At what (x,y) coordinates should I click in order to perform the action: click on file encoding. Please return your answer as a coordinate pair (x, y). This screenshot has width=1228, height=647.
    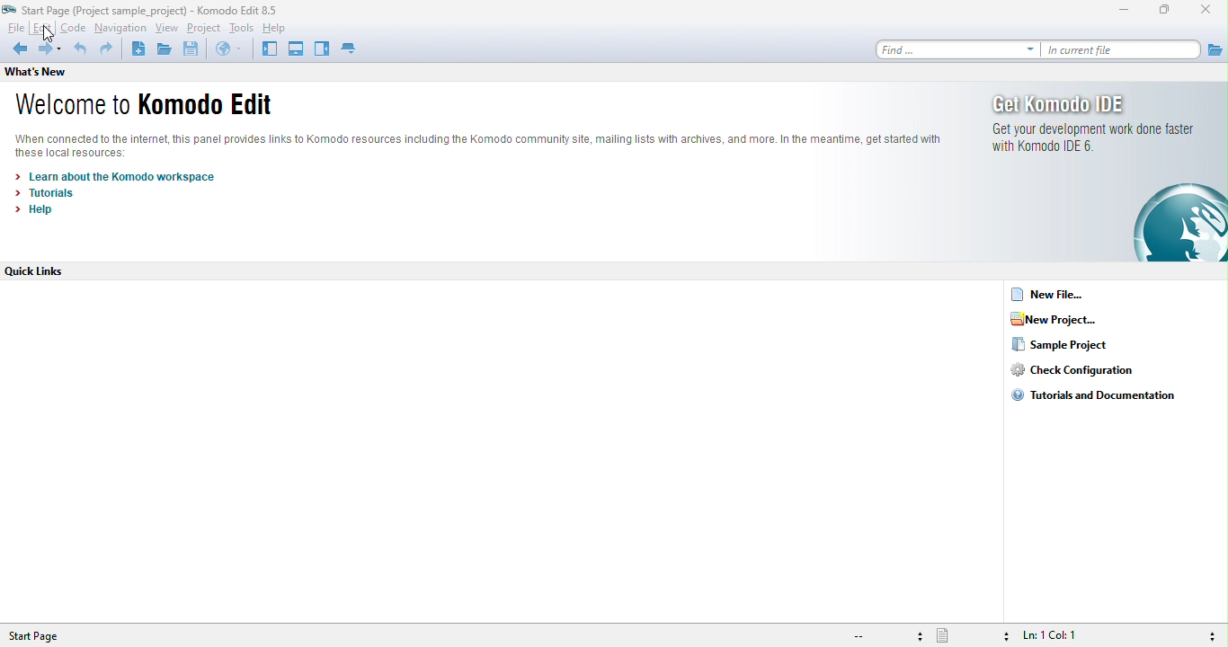
    Looking at the image, I should click on (885, 636).